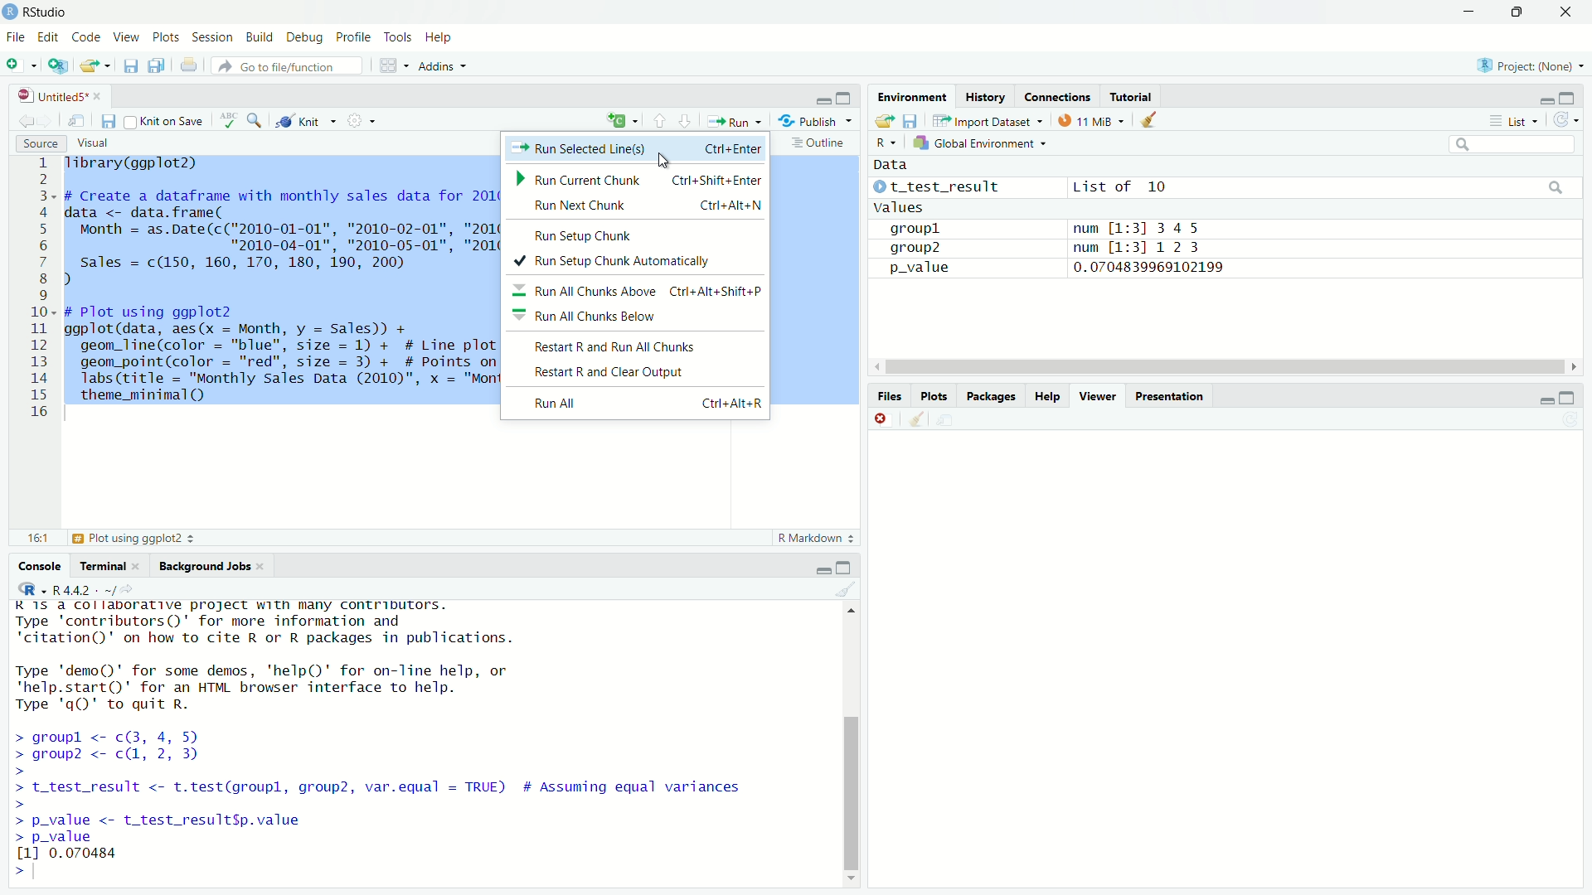  What do you see at coordinates (911, 121) in the screenshot?
I see `save workspace as` at bounding box center [911, 121].